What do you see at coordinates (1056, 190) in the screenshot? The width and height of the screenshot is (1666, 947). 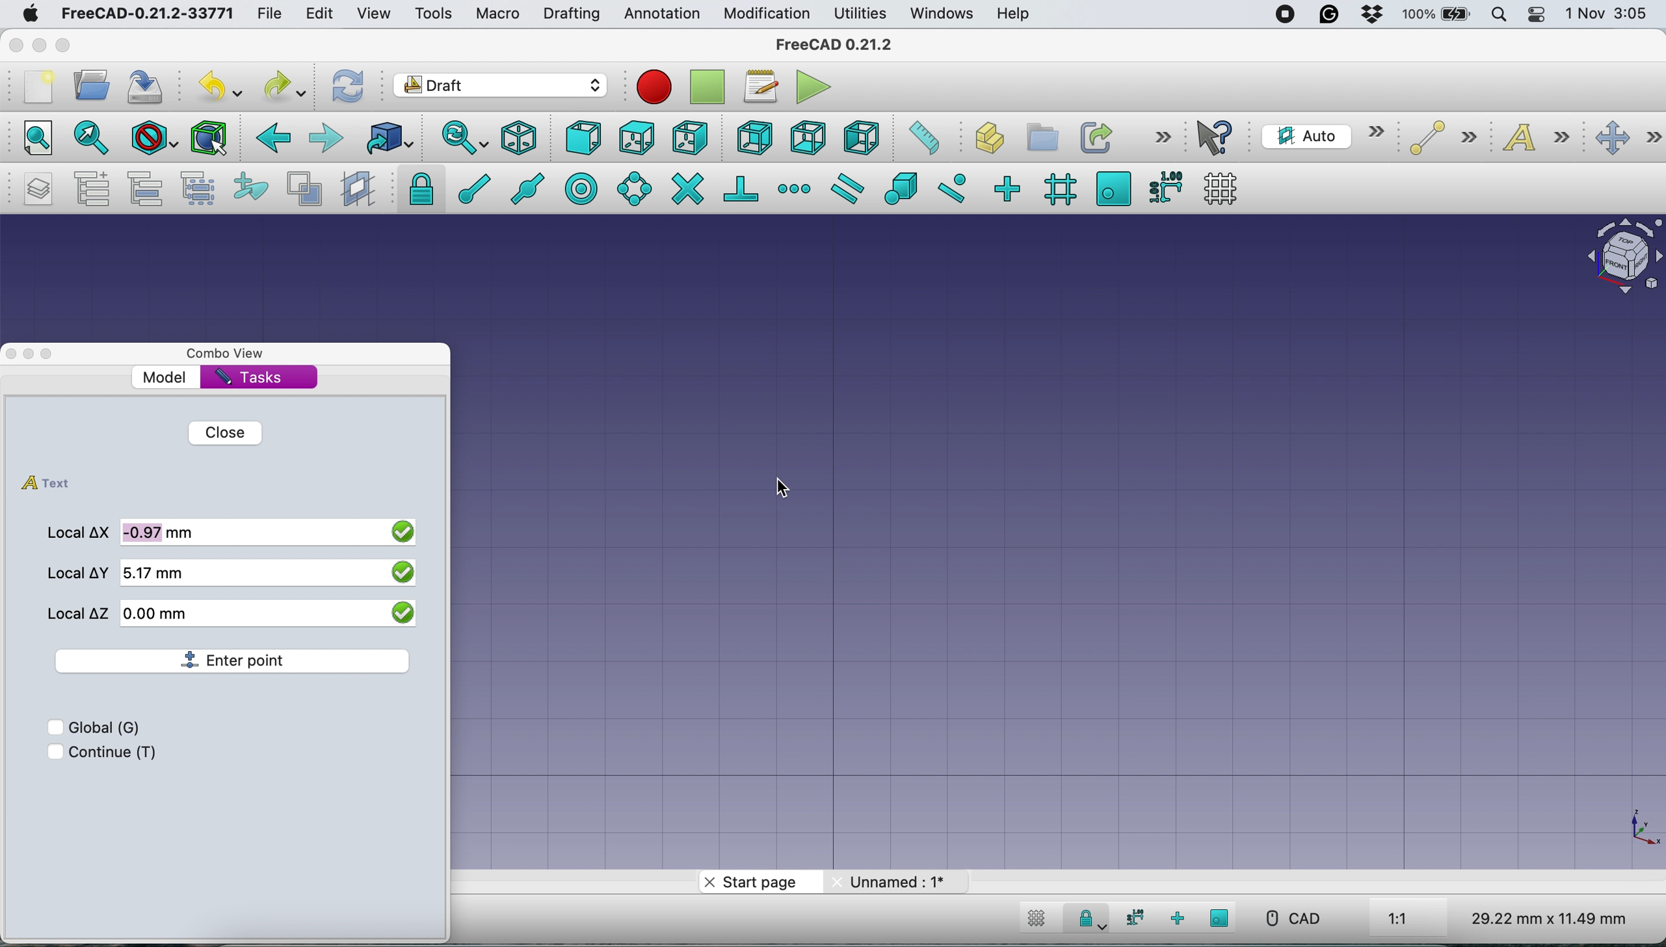 I see `snap grid` at bounding box center [1056, 190].